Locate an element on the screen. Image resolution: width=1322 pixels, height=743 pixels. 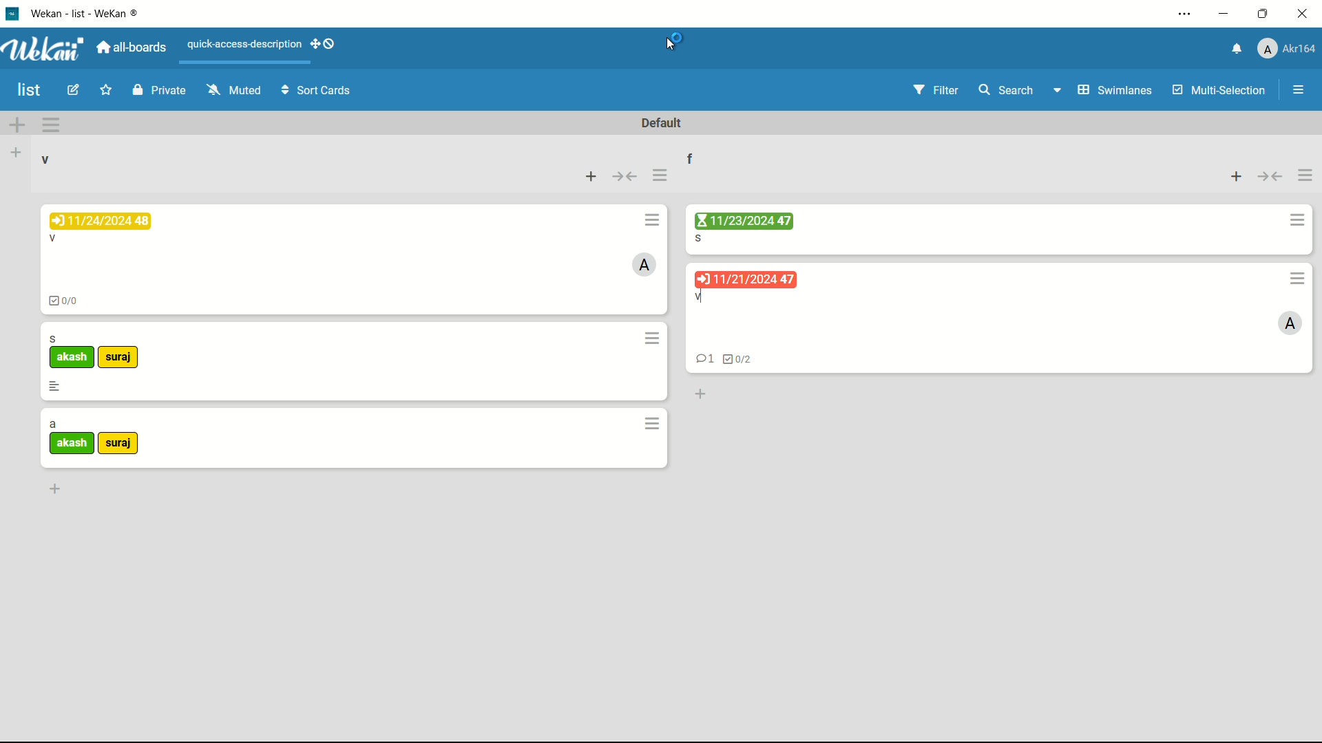
card actions is located at coordinates (1296, 222).